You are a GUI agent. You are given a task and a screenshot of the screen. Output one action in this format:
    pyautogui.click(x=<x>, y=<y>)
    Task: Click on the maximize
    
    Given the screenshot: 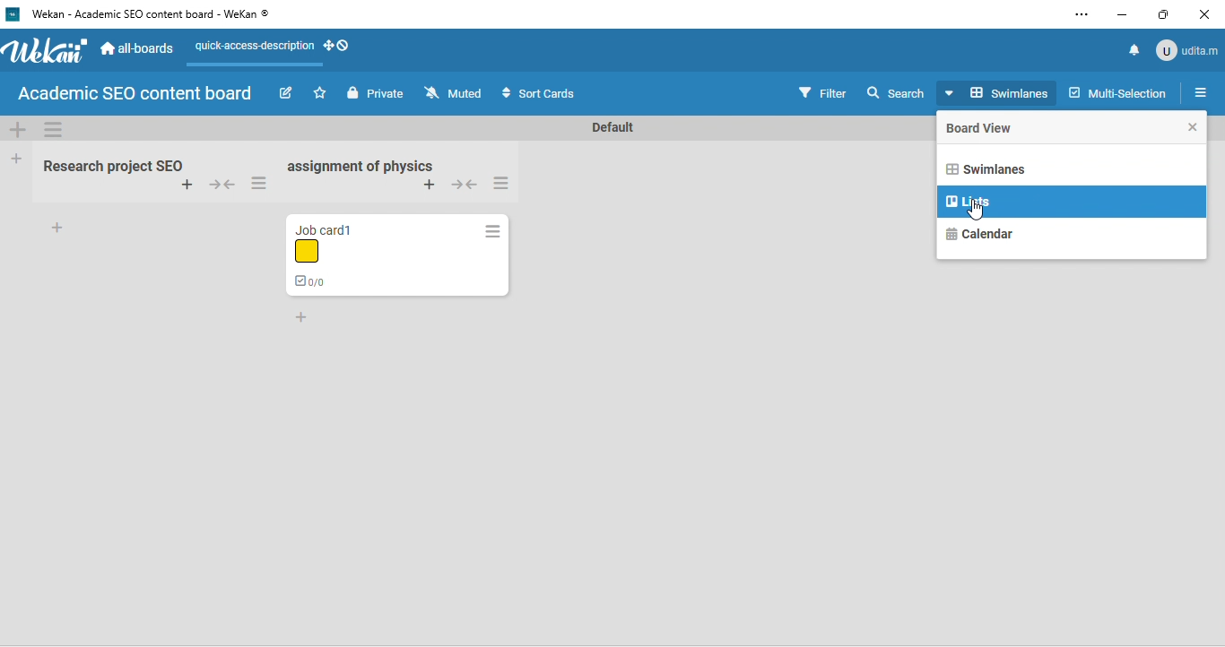 What is the action you would take?
    pyautogui.click(x=1164, y=14)
    